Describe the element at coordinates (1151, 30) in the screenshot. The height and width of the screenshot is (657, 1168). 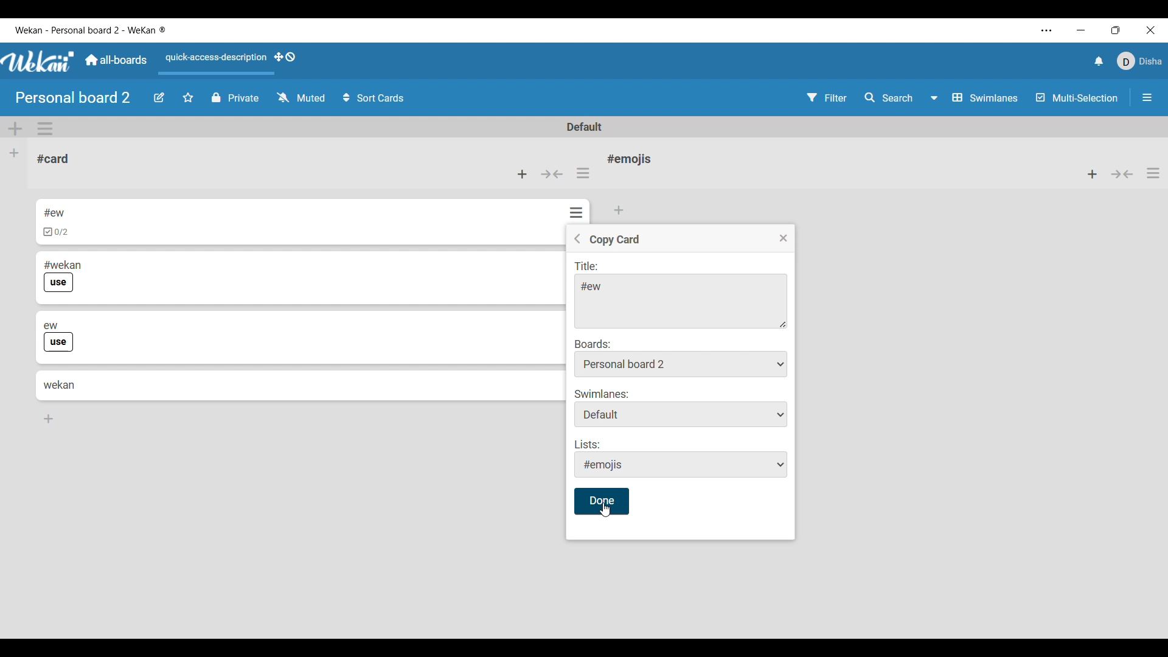
I see `Close interface` at that location.